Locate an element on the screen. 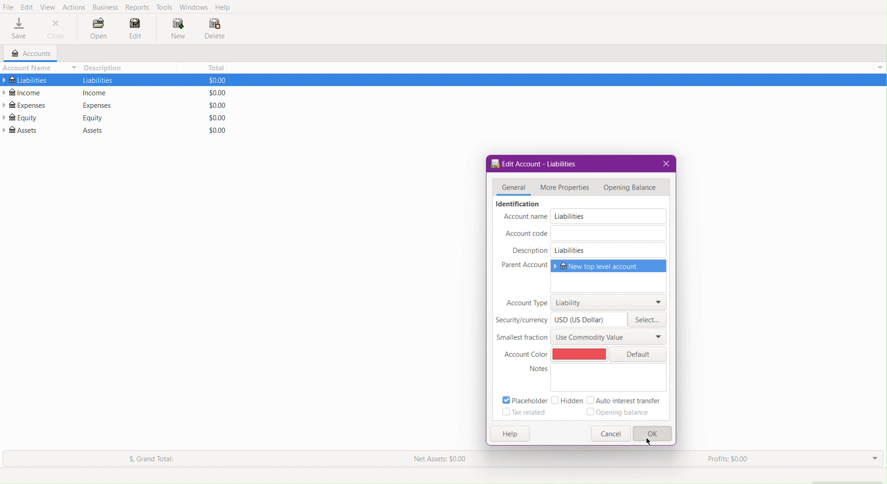 The height and width of the screenshot is (484, 887). Save is located at coordinates (19, 29).